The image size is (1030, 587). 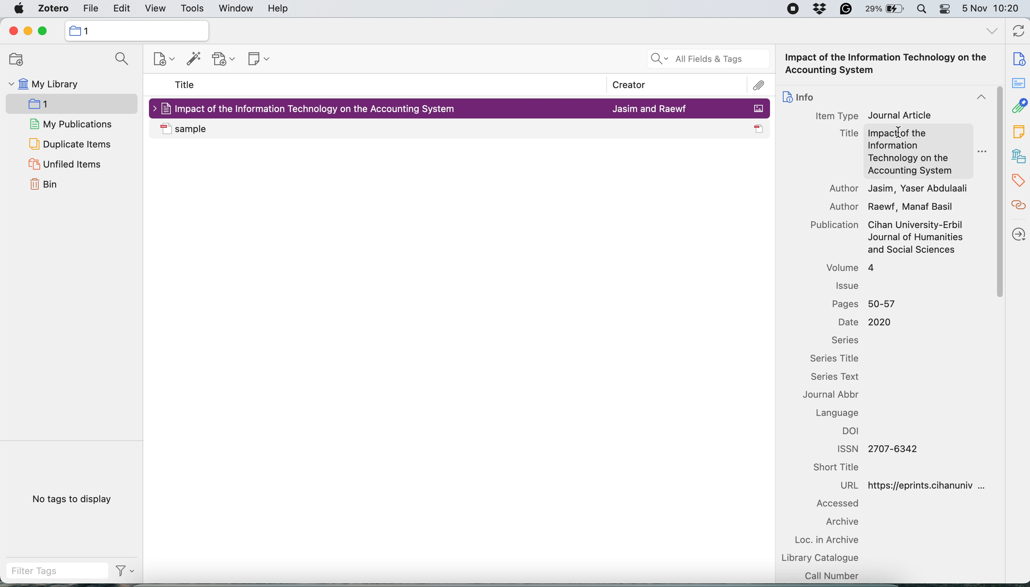 What do you see at coordinates (886, 9) in the screenshot?
I see `battery` at bounding box center [886, 9].